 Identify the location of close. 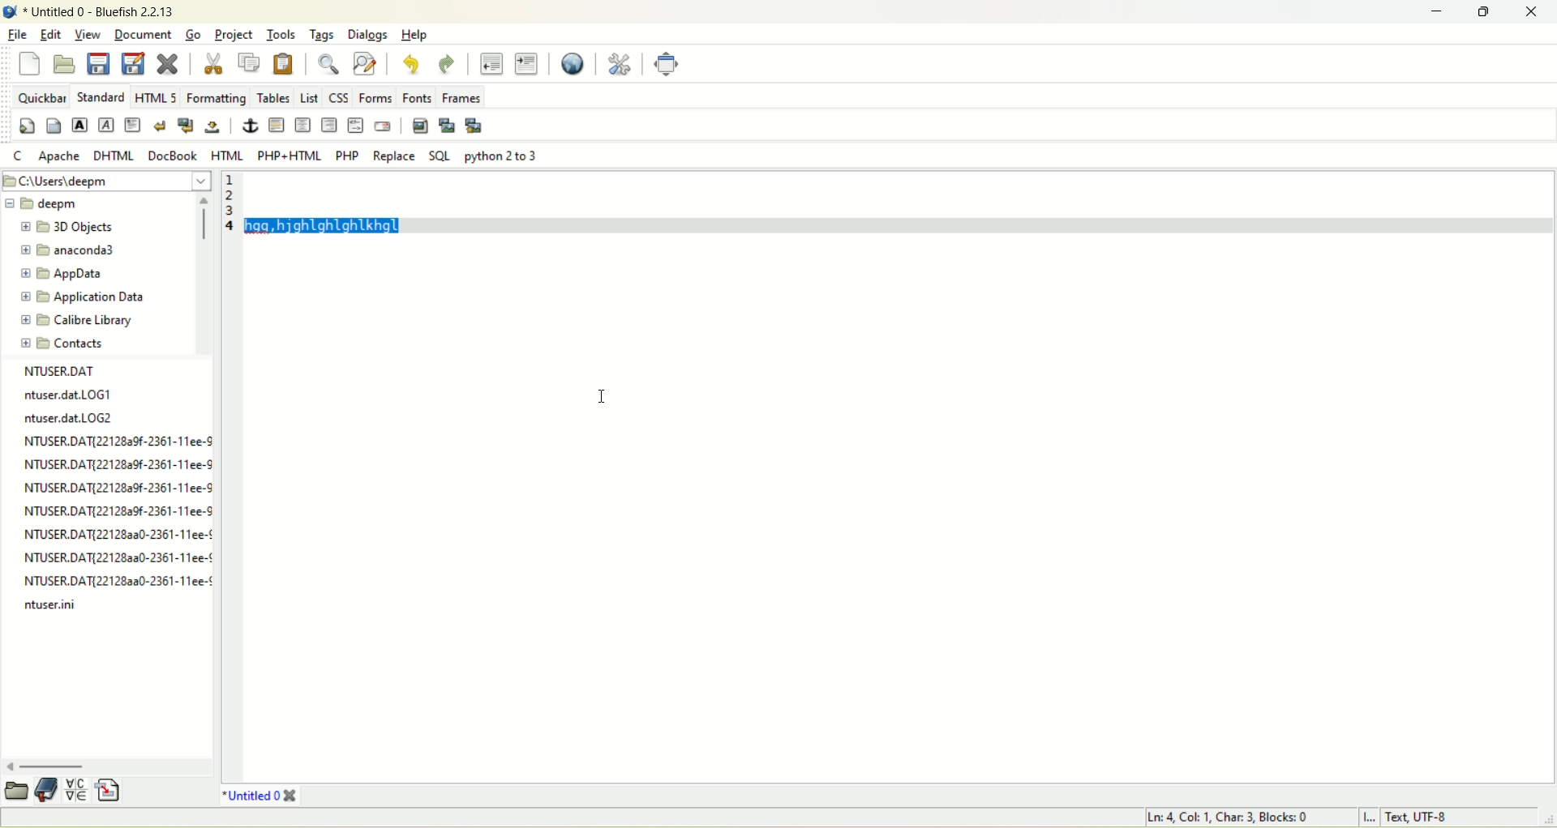
(293, 795).